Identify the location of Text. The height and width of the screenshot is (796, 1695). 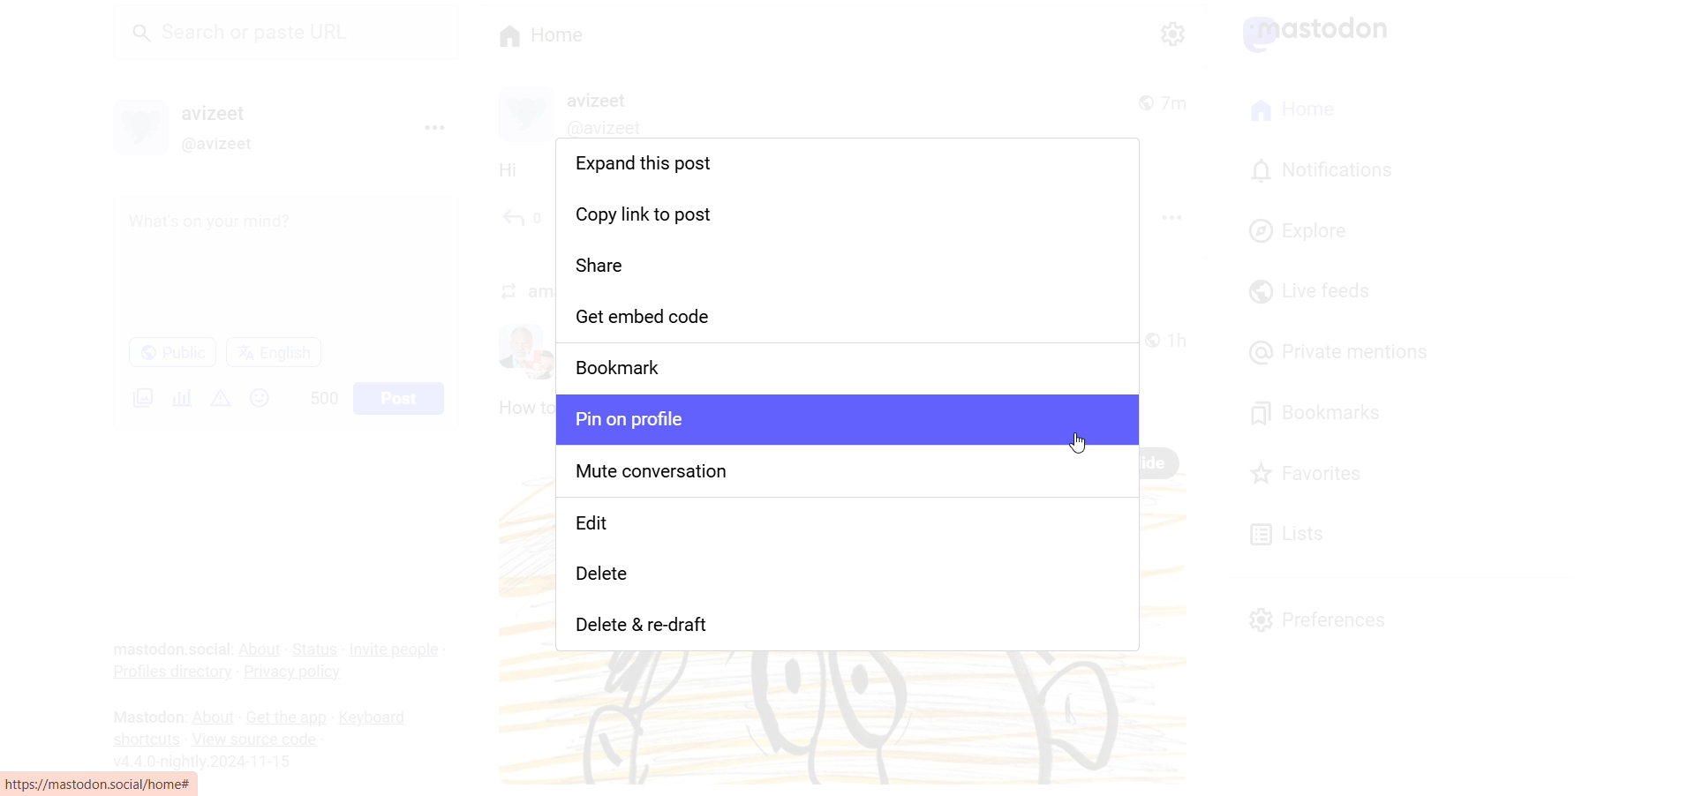
(170, 650).